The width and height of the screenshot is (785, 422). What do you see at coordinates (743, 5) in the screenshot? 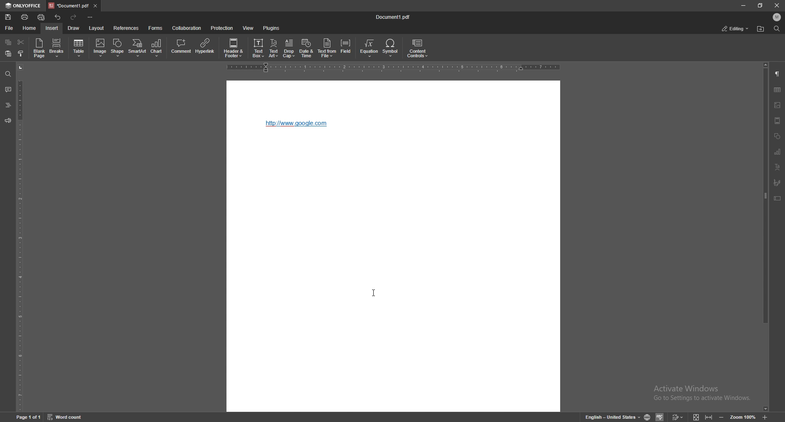
I see `minimize` at bounding box center [743, 5].